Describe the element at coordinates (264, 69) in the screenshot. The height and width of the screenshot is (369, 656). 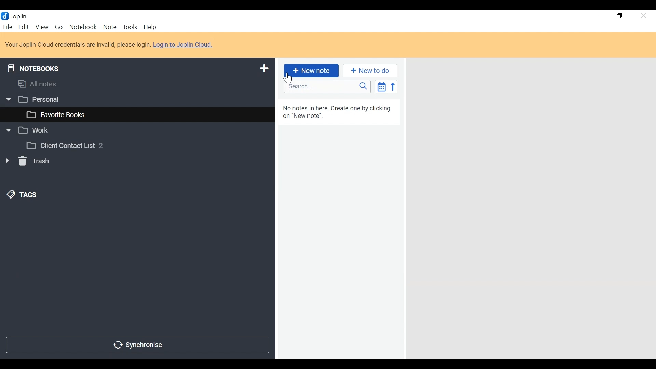
I see `Add new notebook` at that location.